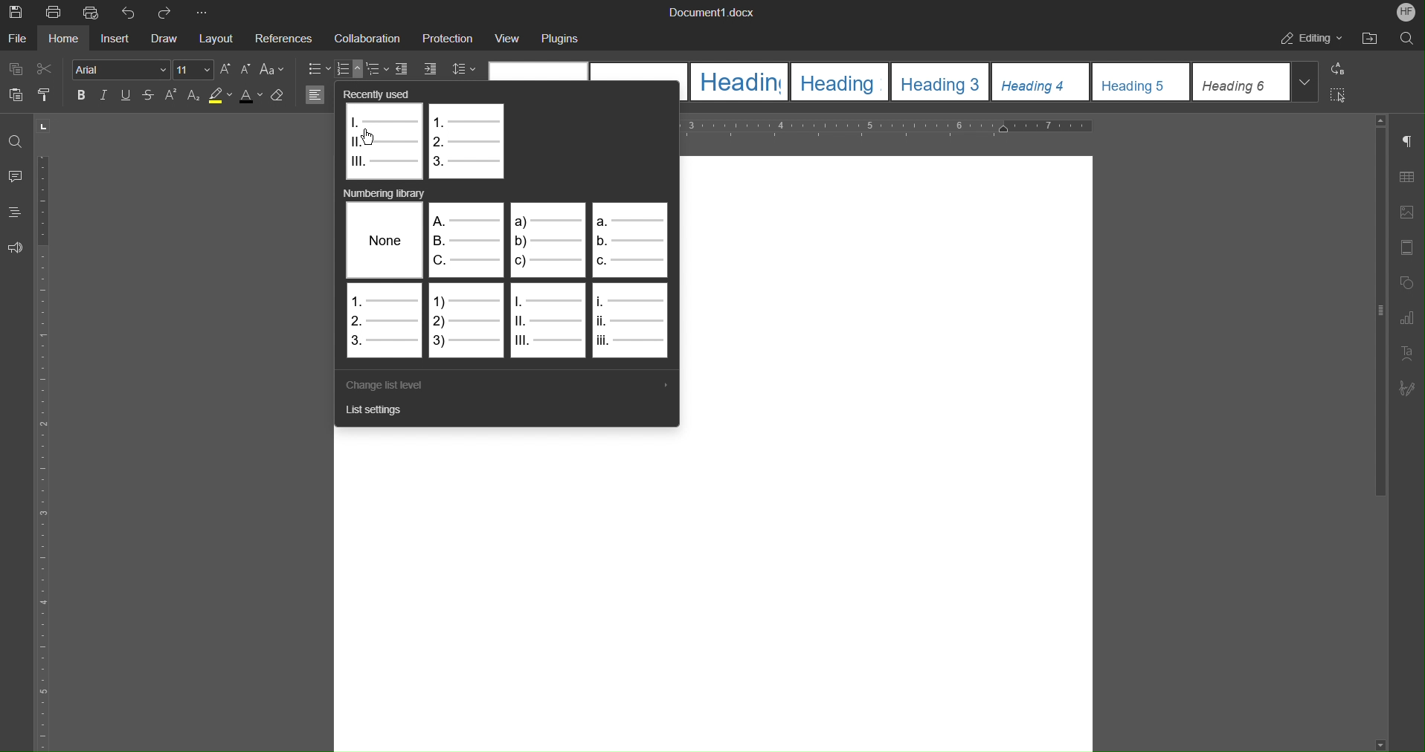 The image size is (1425, 752). What do you see at coordinates (383, 322) in the screenshot?
I see `Numbered List 1` at bounding box center [383, 322].